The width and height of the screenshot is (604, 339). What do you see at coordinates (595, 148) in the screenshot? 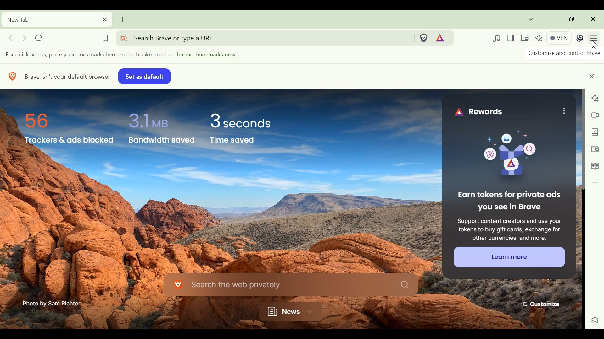
I see `Wallet` at bounding box center [595, 148].